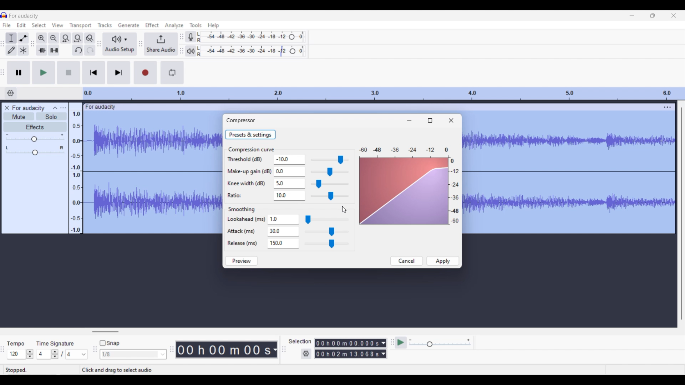 The image size is (685, 385). I want to click on Release slider, so click(327, 243).